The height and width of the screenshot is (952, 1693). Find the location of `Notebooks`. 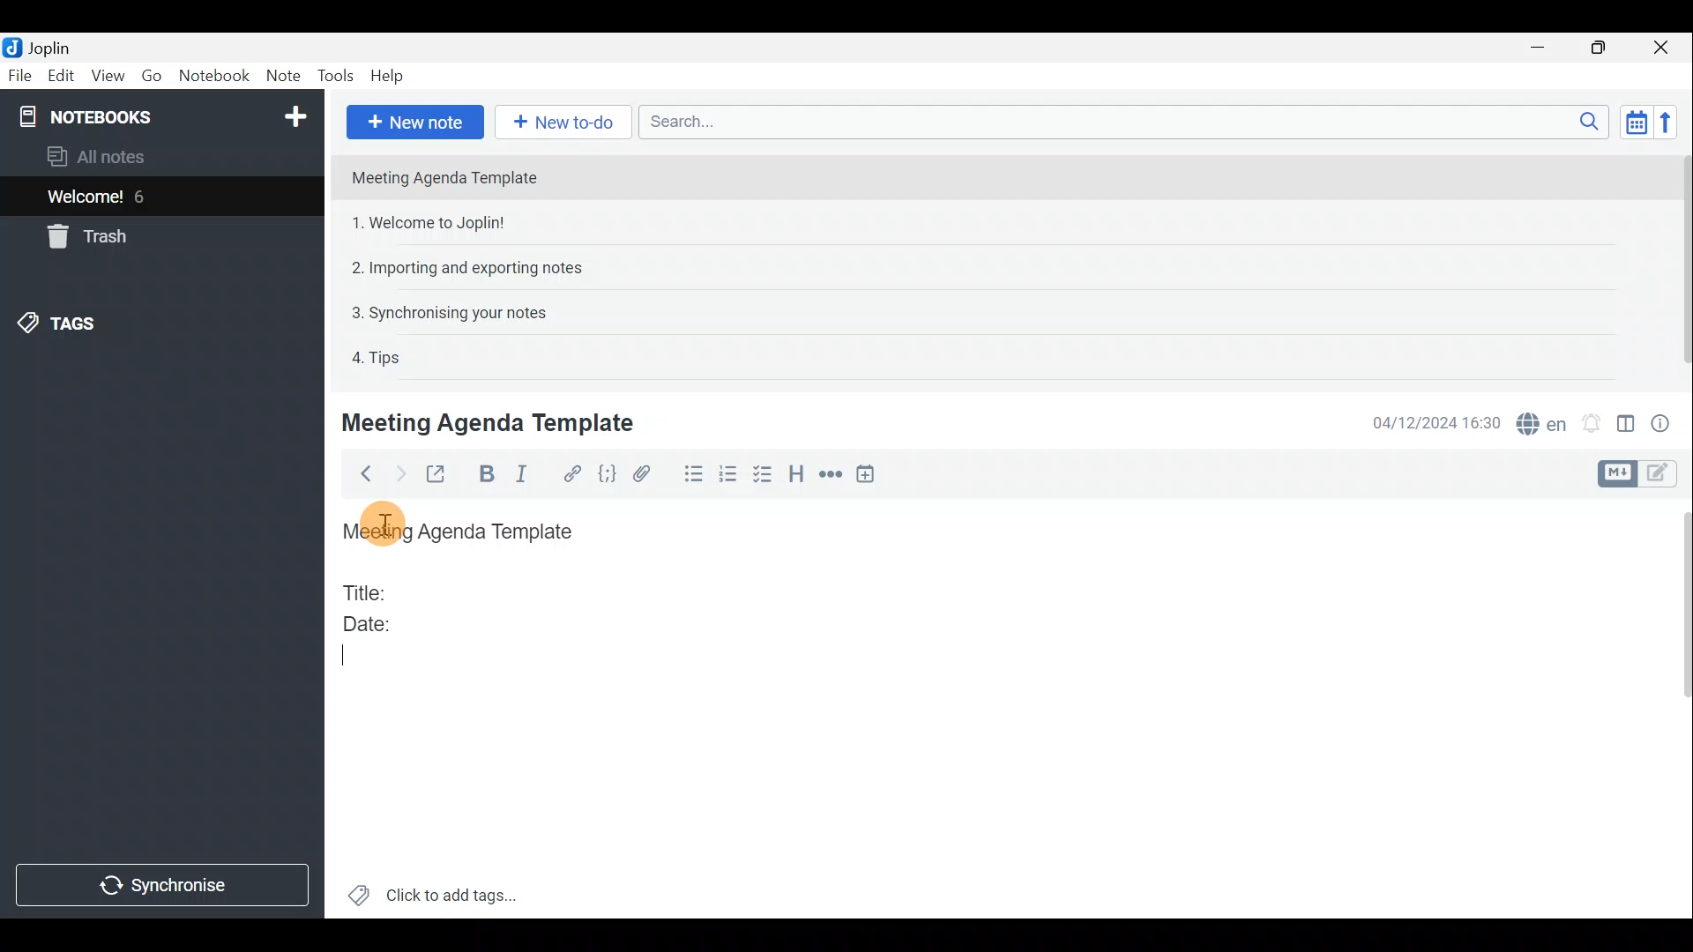

Notebooks is located at coordinates (165, 115).